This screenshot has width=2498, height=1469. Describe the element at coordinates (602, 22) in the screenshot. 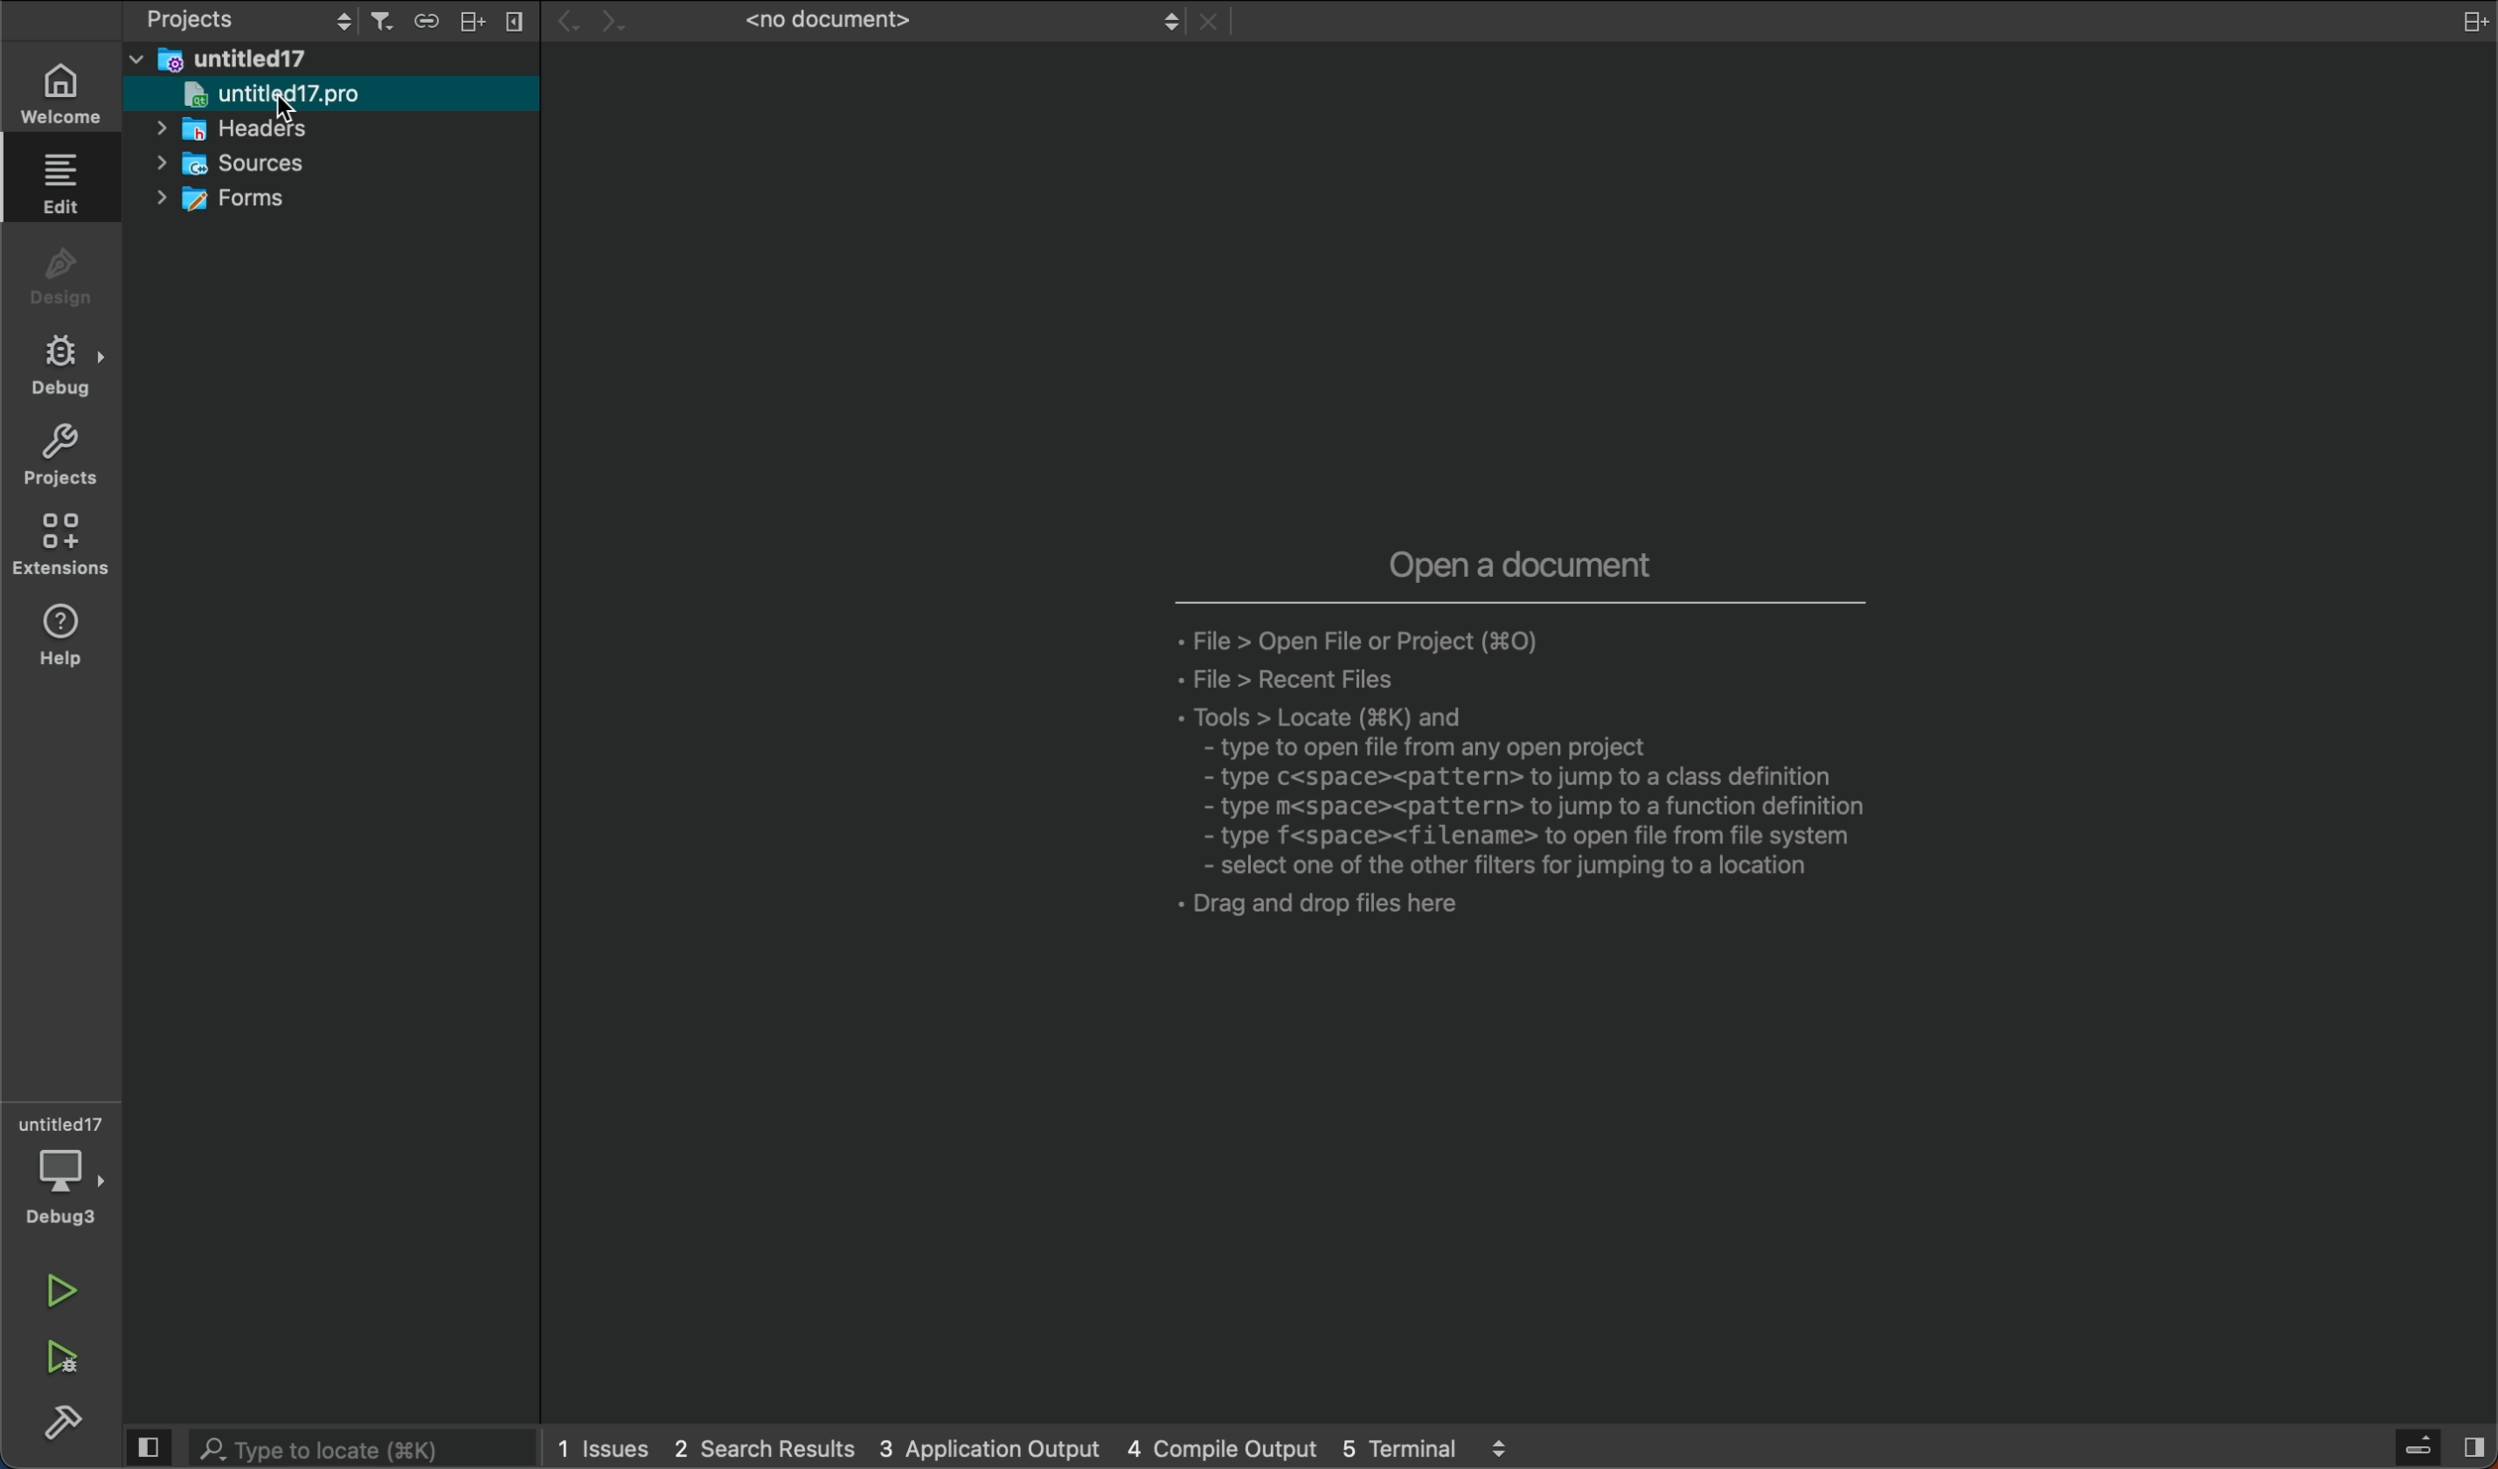

I see `arrows` at that location.